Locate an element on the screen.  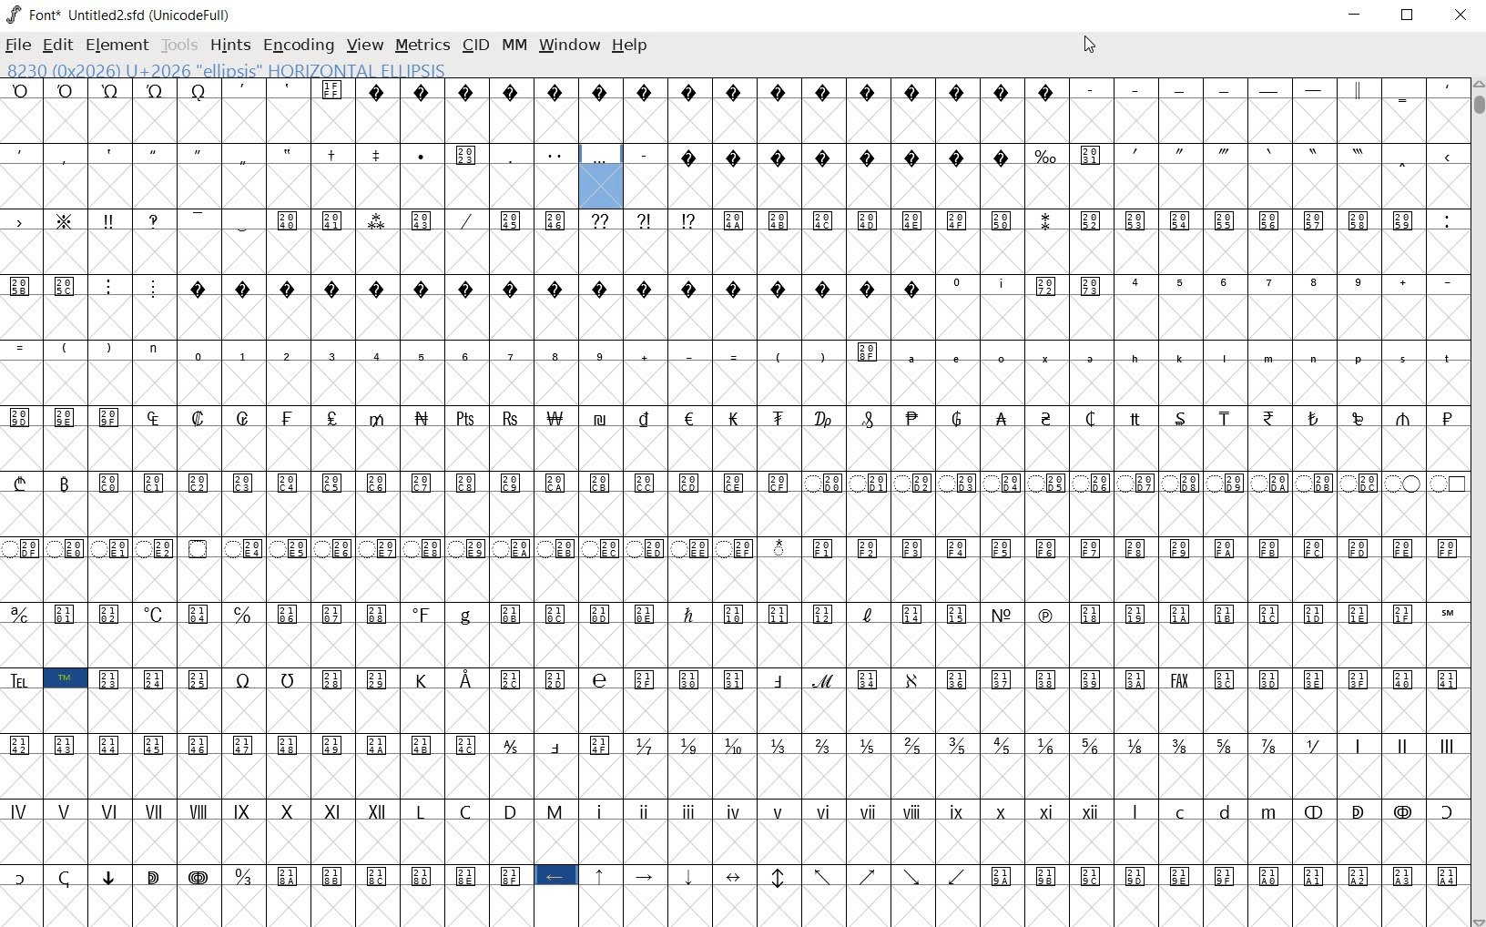
SCROLLBAR is located at coordinates (1477, 503).